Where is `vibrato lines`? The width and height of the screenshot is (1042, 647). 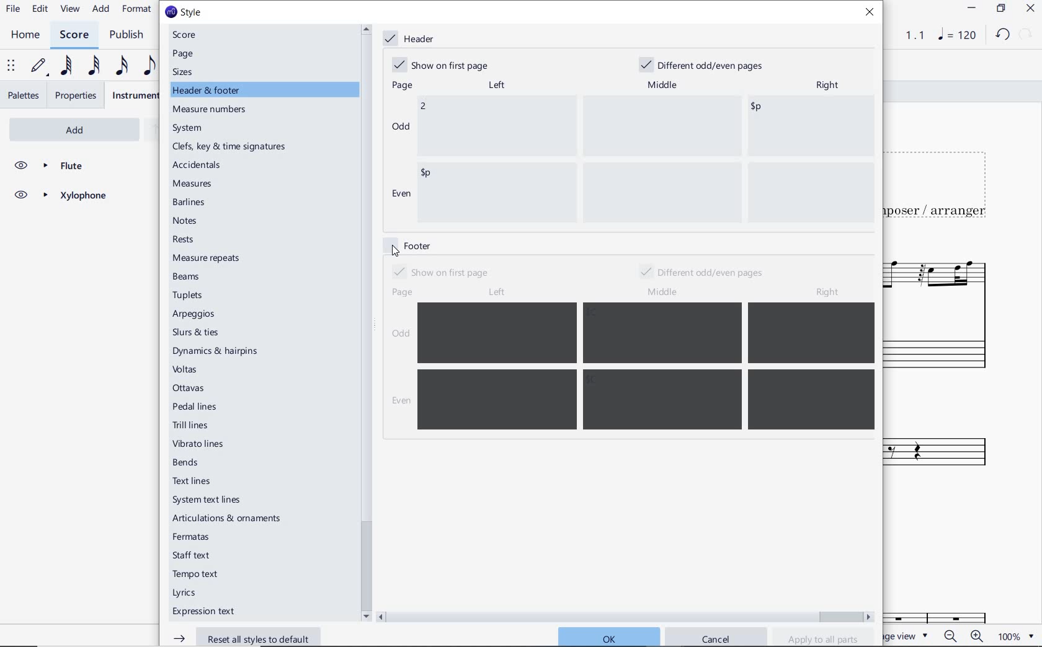 vibrato lines is located at coordinates (202, 444).